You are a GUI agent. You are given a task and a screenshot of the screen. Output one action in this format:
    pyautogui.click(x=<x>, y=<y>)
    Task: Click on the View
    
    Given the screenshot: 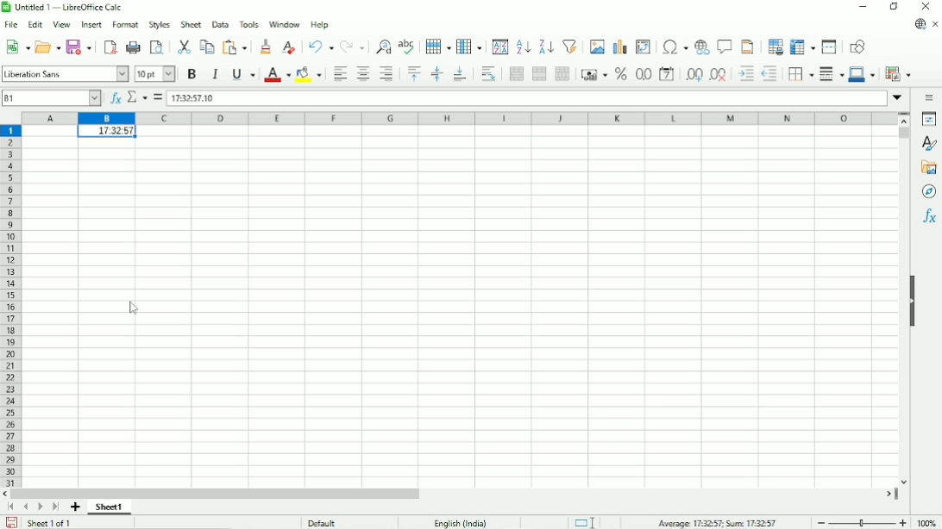 What is the action you would take?
    pyautogui.click(x=60, y=24)
    